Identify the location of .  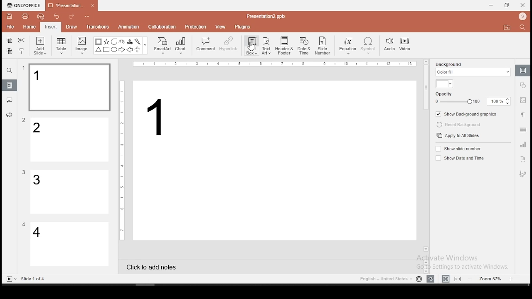
(146, 45).